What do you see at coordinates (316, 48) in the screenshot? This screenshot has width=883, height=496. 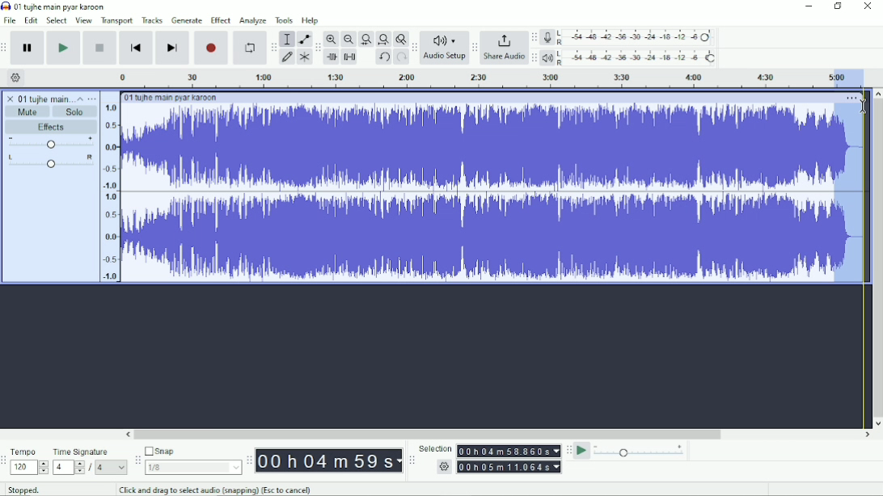 I see `Audacity edit toolbar` at bounding box center [316, 48].